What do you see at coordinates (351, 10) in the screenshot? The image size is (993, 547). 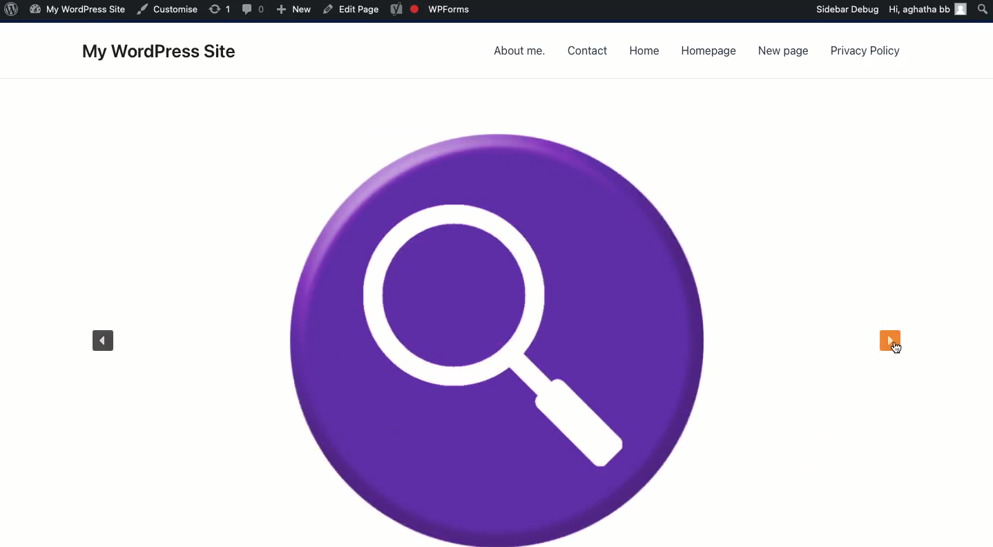 I see `edit page` at bounding box center [351, 10].